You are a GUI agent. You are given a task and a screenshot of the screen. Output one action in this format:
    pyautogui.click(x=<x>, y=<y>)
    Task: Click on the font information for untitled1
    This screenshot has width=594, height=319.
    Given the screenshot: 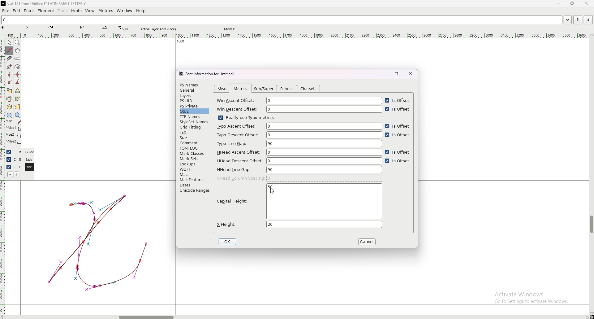 What is the action you would take?
    pyautogui.click(x=209, y=74)
    